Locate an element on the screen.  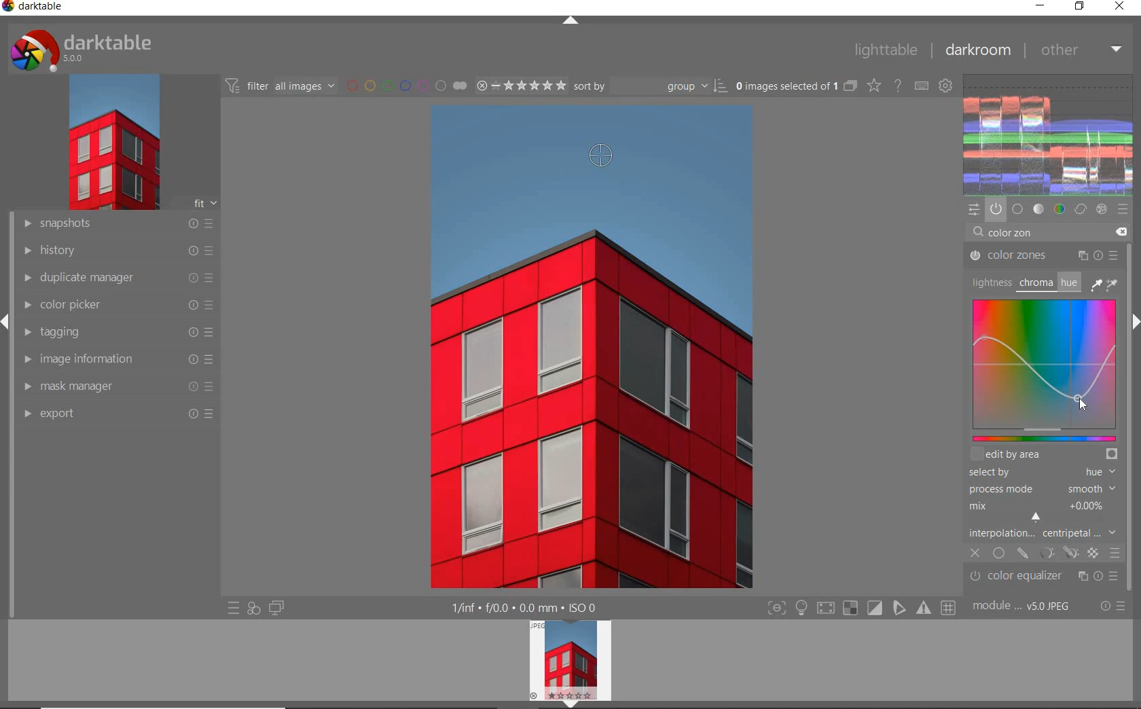
Sort is located at coordinates (651, 87).